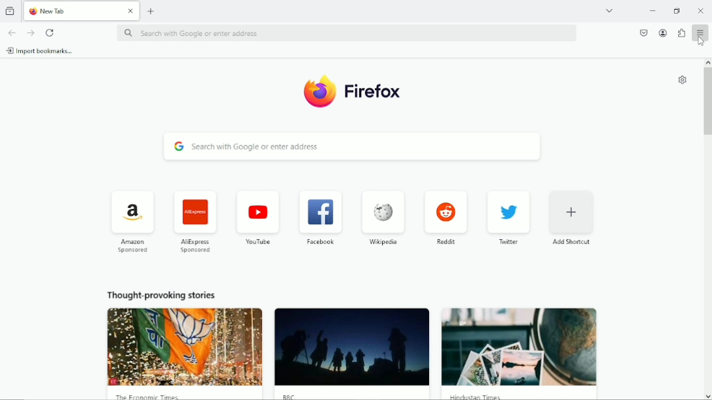 The image size is (712, 400). I want to click on Youtube, so click(258, 217).